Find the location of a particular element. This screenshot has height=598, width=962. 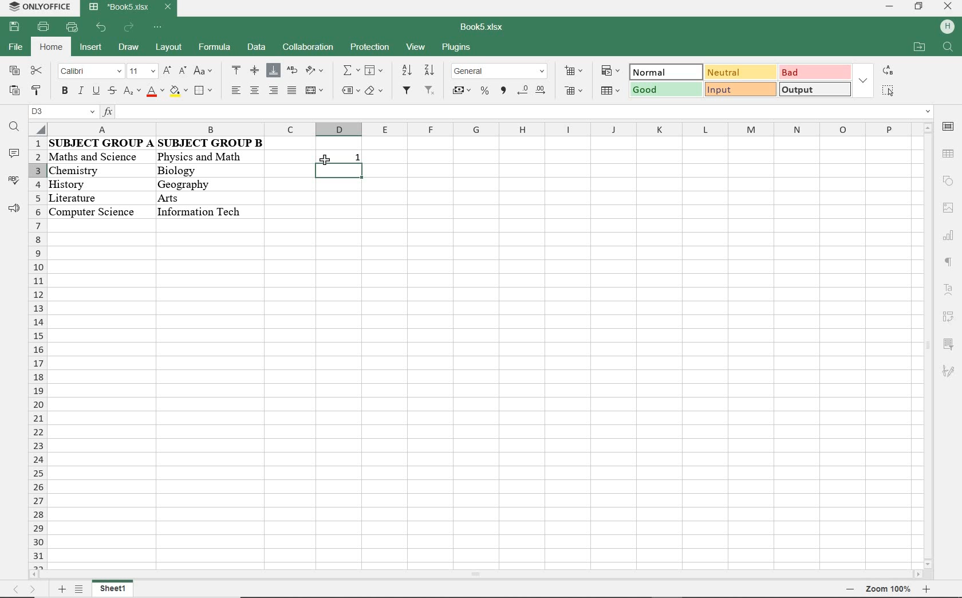

close is located at coordinates (948, 7).